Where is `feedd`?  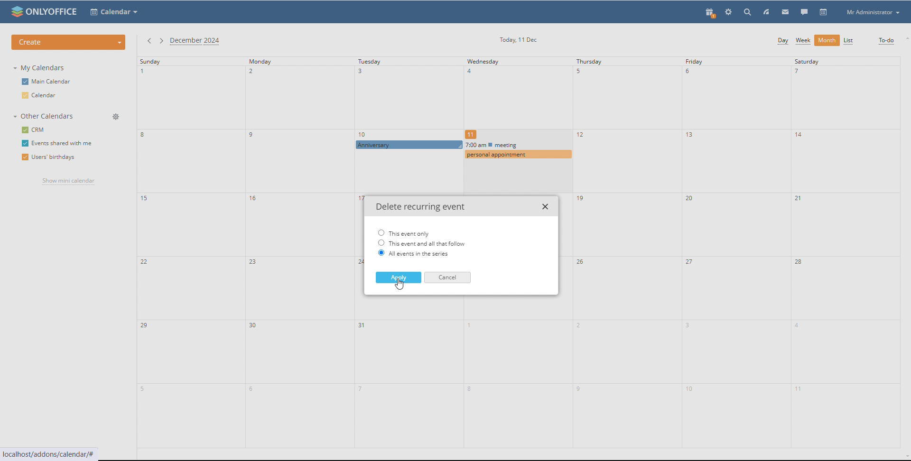 feedd is located at coordinates (766, 12).